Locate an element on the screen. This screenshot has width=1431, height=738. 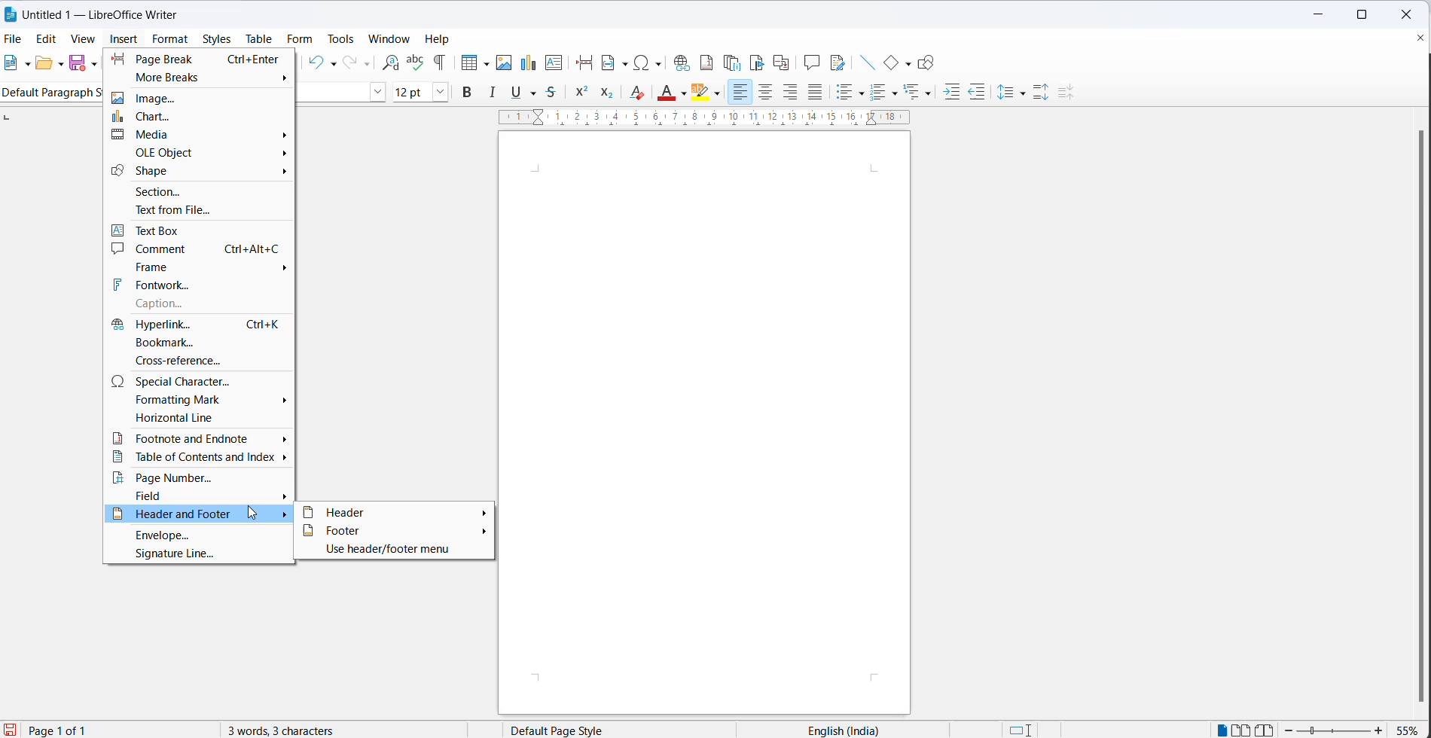
form is located at coordinates (300, 39).